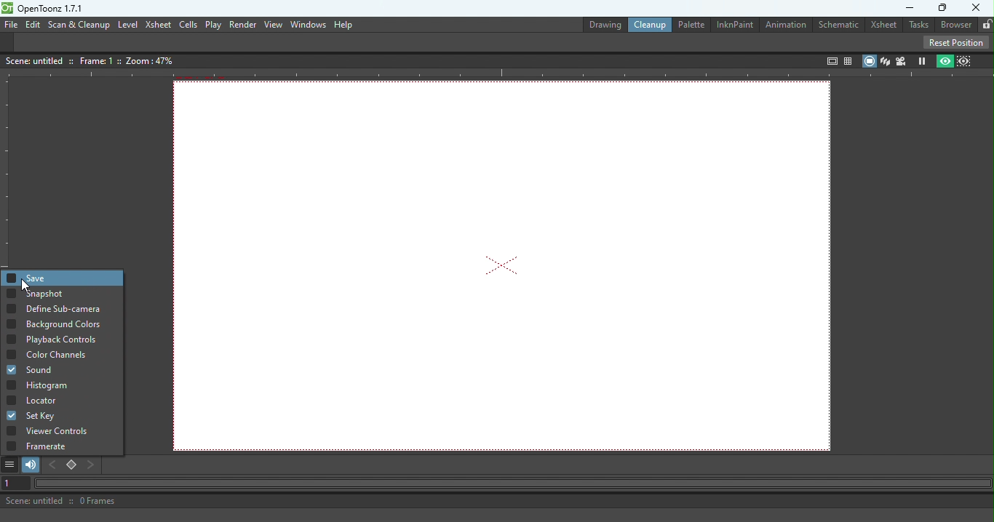  I want to click on InknPaint, so click(737, 24).